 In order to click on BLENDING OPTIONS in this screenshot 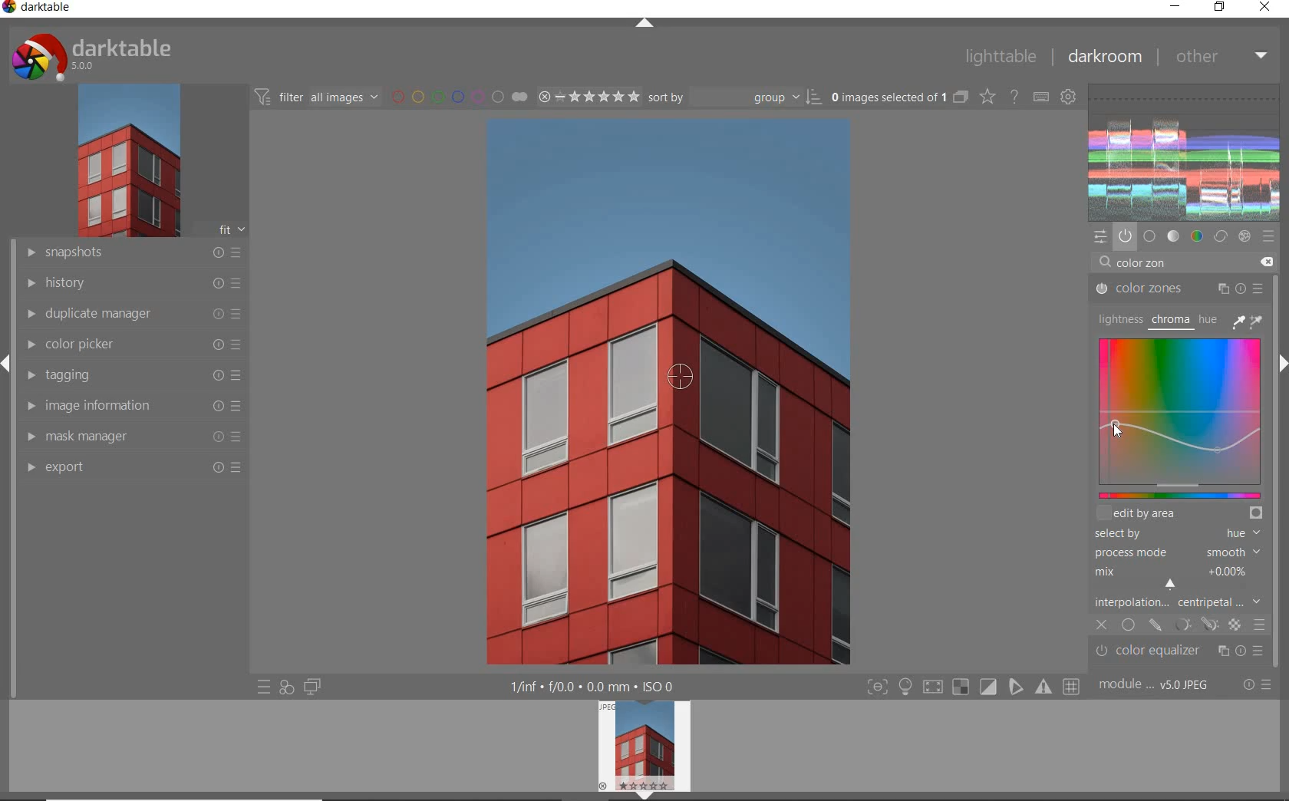, I will do `click(1260, 624)`.